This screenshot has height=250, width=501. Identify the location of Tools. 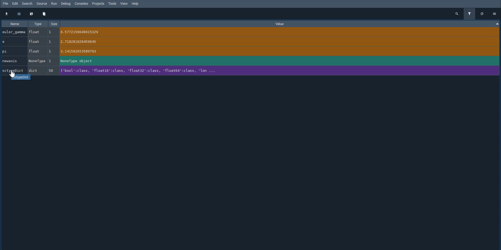
(112, 4).